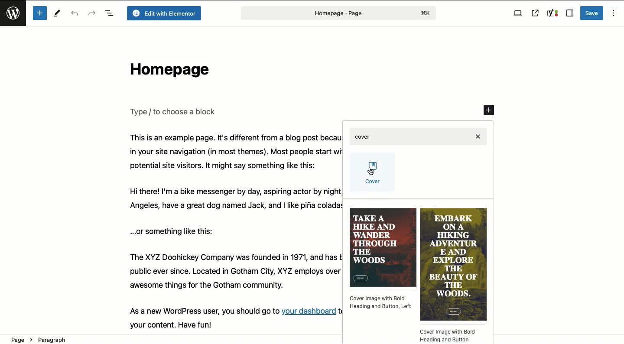  What do you see at coordinates (535, 13) in the screenshot?
I see `View page` at bounding box center [535, 13].